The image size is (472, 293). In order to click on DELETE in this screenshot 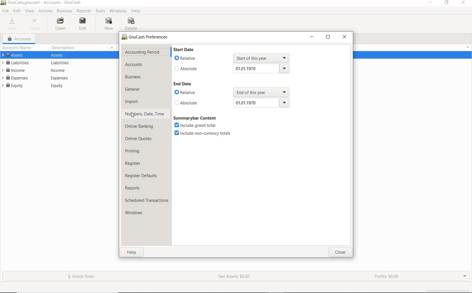, I will do `click(132, 24)`.